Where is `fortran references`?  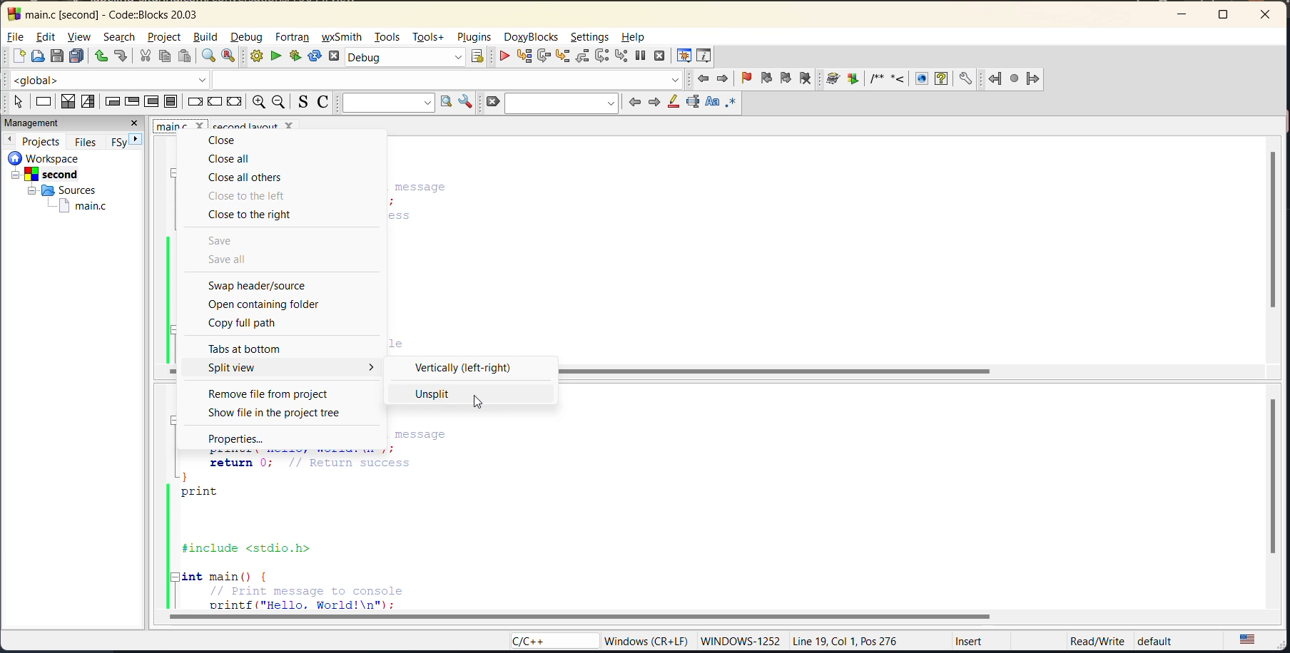
fortran references is located at coordinates (1015, 80).